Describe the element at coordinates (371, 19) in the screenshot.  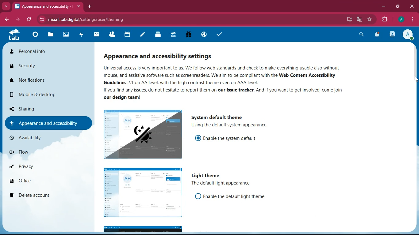
I see `favourite` at that location.